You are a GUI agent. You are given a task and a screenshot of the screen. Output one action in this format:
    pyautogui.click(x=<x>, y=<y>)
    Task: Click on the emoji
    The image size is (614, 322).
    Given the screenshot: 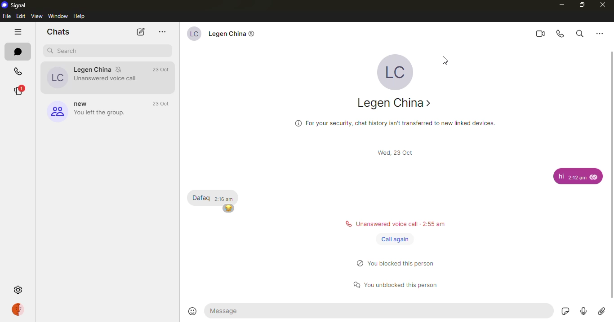 What is the action you would take?
    pyautogui.click(x=193, y=311)
    